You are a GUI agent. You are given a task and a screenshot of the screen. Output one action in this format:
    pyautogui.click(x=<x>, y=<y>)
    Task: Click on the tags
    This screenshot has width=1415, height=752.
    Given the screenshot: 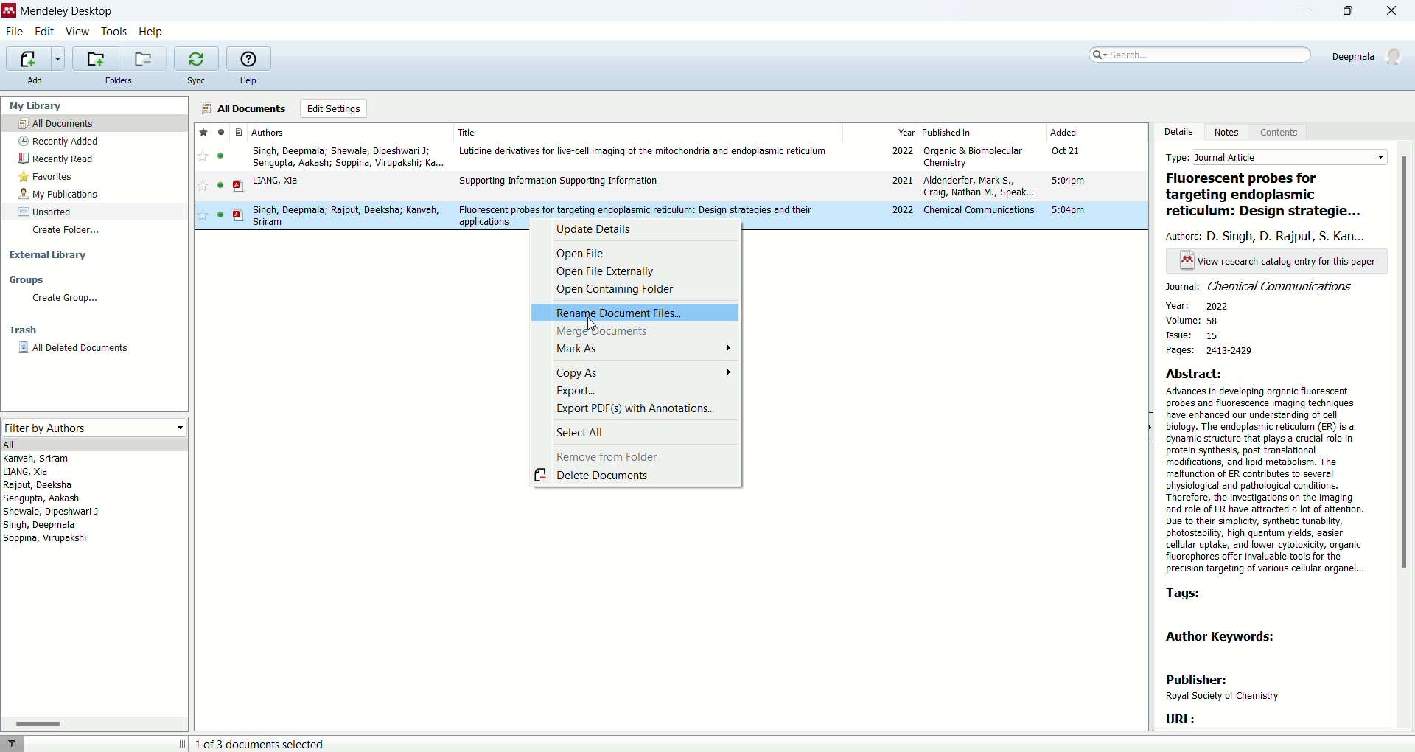 What is the action you would take?
    pyautogui.click(x=1191, y=594)
    